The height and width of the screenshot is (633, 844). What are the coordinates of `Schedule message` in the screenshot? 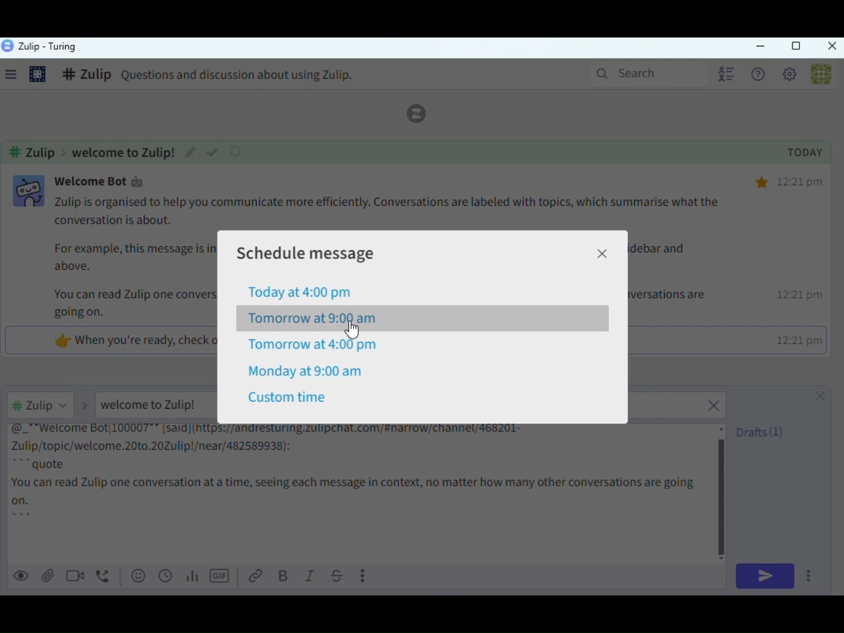 It's located at (319, 252).